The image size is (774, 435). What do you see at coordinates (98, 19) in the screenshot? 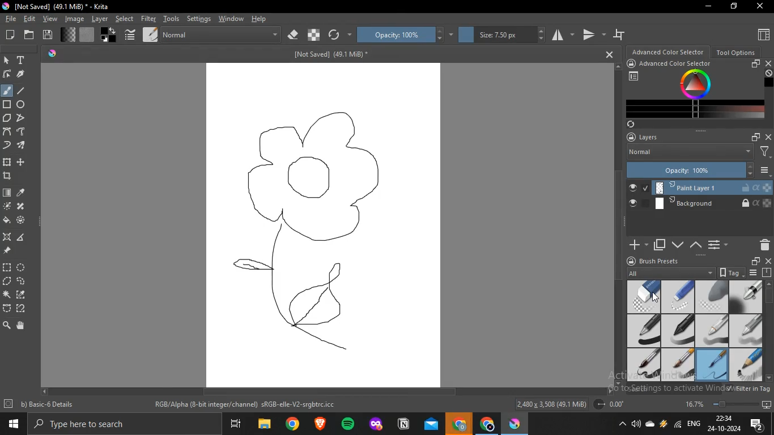
I see `layer` at bounding box center [98, 19].